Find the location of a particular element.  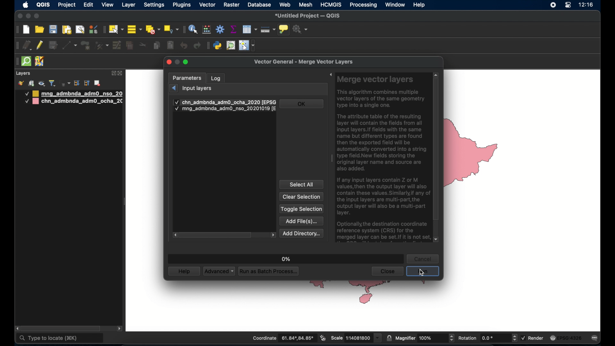

switches mouse to configurable pointer is located at coordinates (248, 45).